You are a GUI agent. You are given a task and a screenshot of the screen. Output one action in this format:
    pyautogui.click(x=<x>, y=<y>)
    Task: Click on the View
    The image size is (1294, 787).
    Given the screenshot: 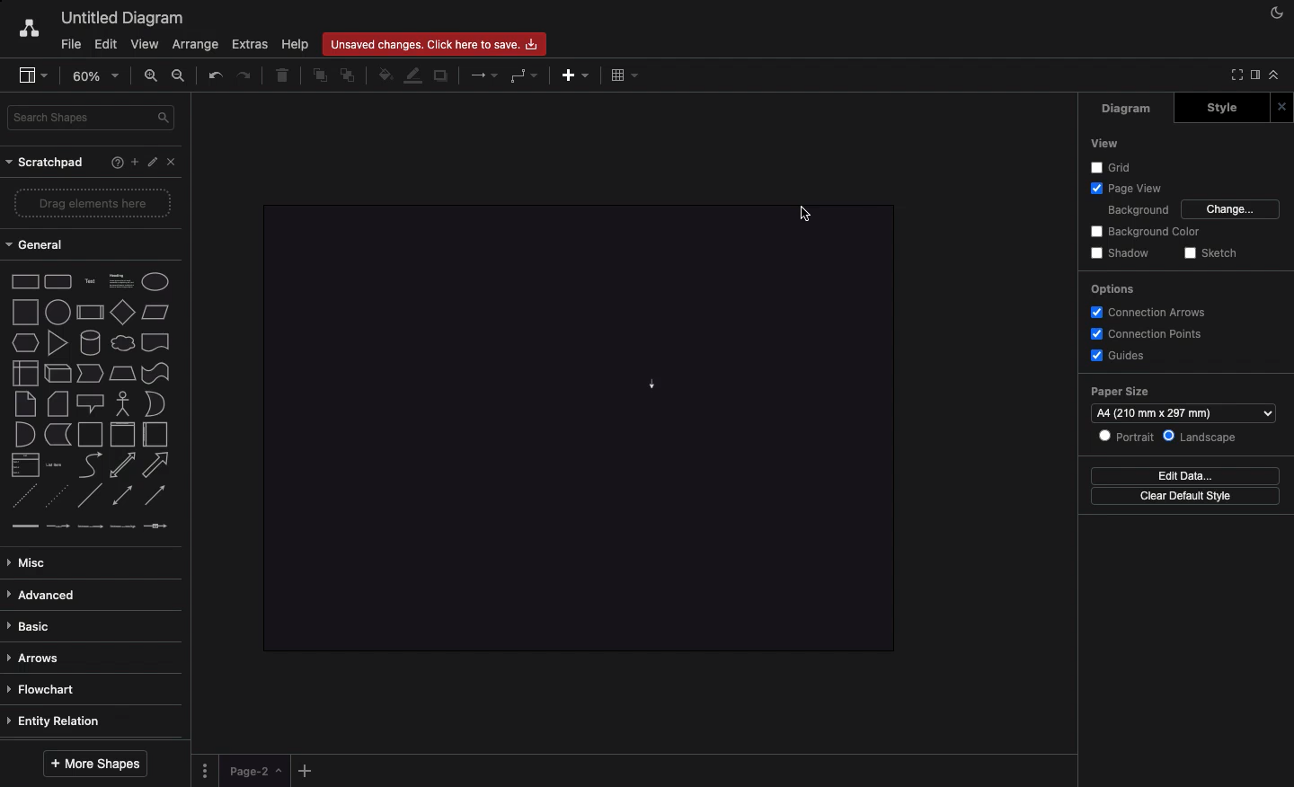 What is the action you would take?
    pyautogui.click(x=145, y=43)
    